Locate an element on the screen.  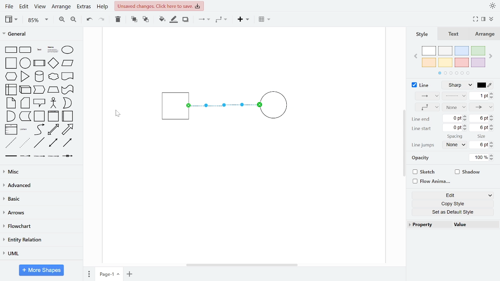
line jumps is located at coordinates (423, 145).